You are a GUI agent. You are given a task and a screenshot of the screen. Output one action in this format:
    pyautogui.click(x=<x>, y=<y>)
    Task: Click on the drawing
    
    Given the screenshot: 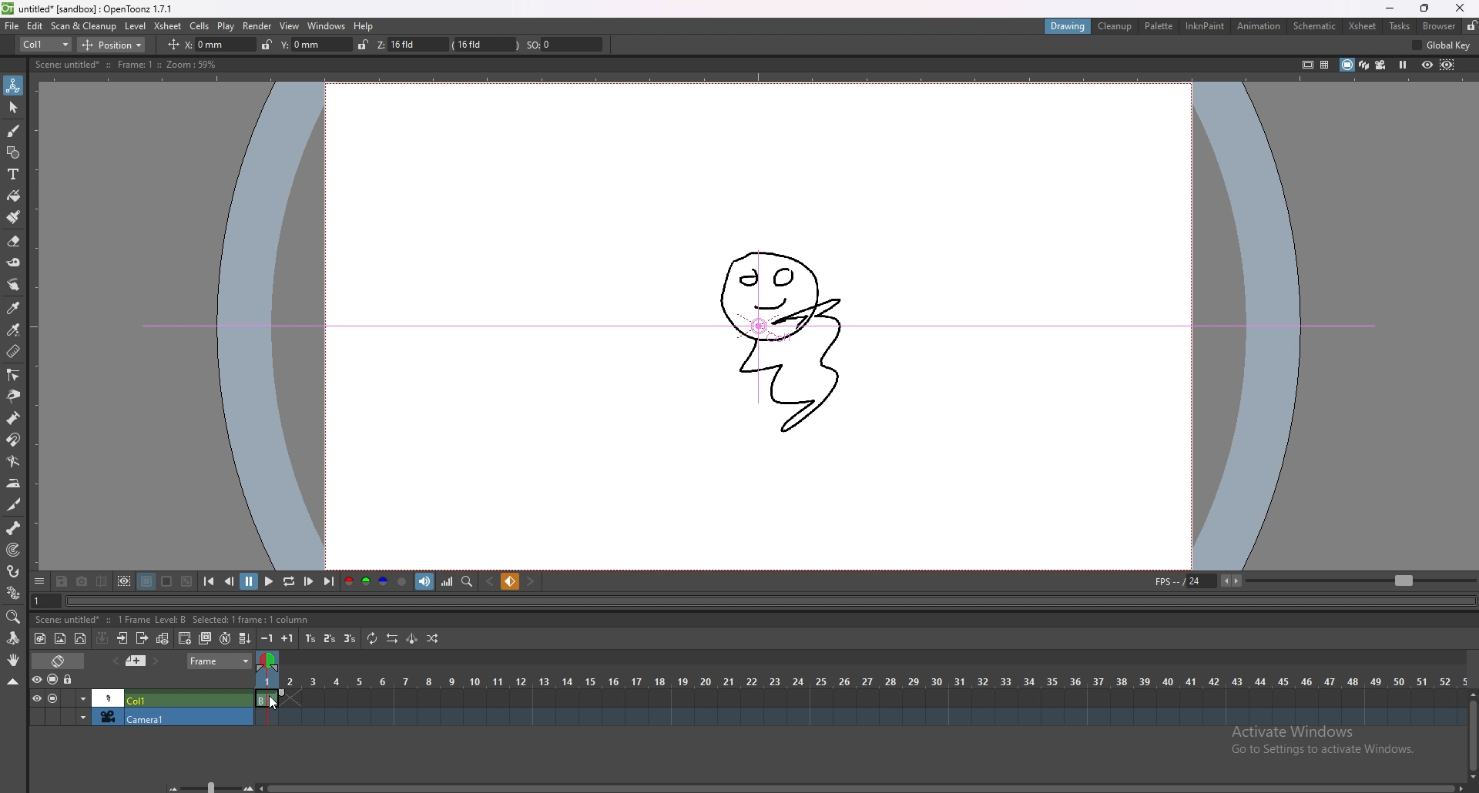 What is the action you would take?
    pyautogui.click(x=783, y=334)
    